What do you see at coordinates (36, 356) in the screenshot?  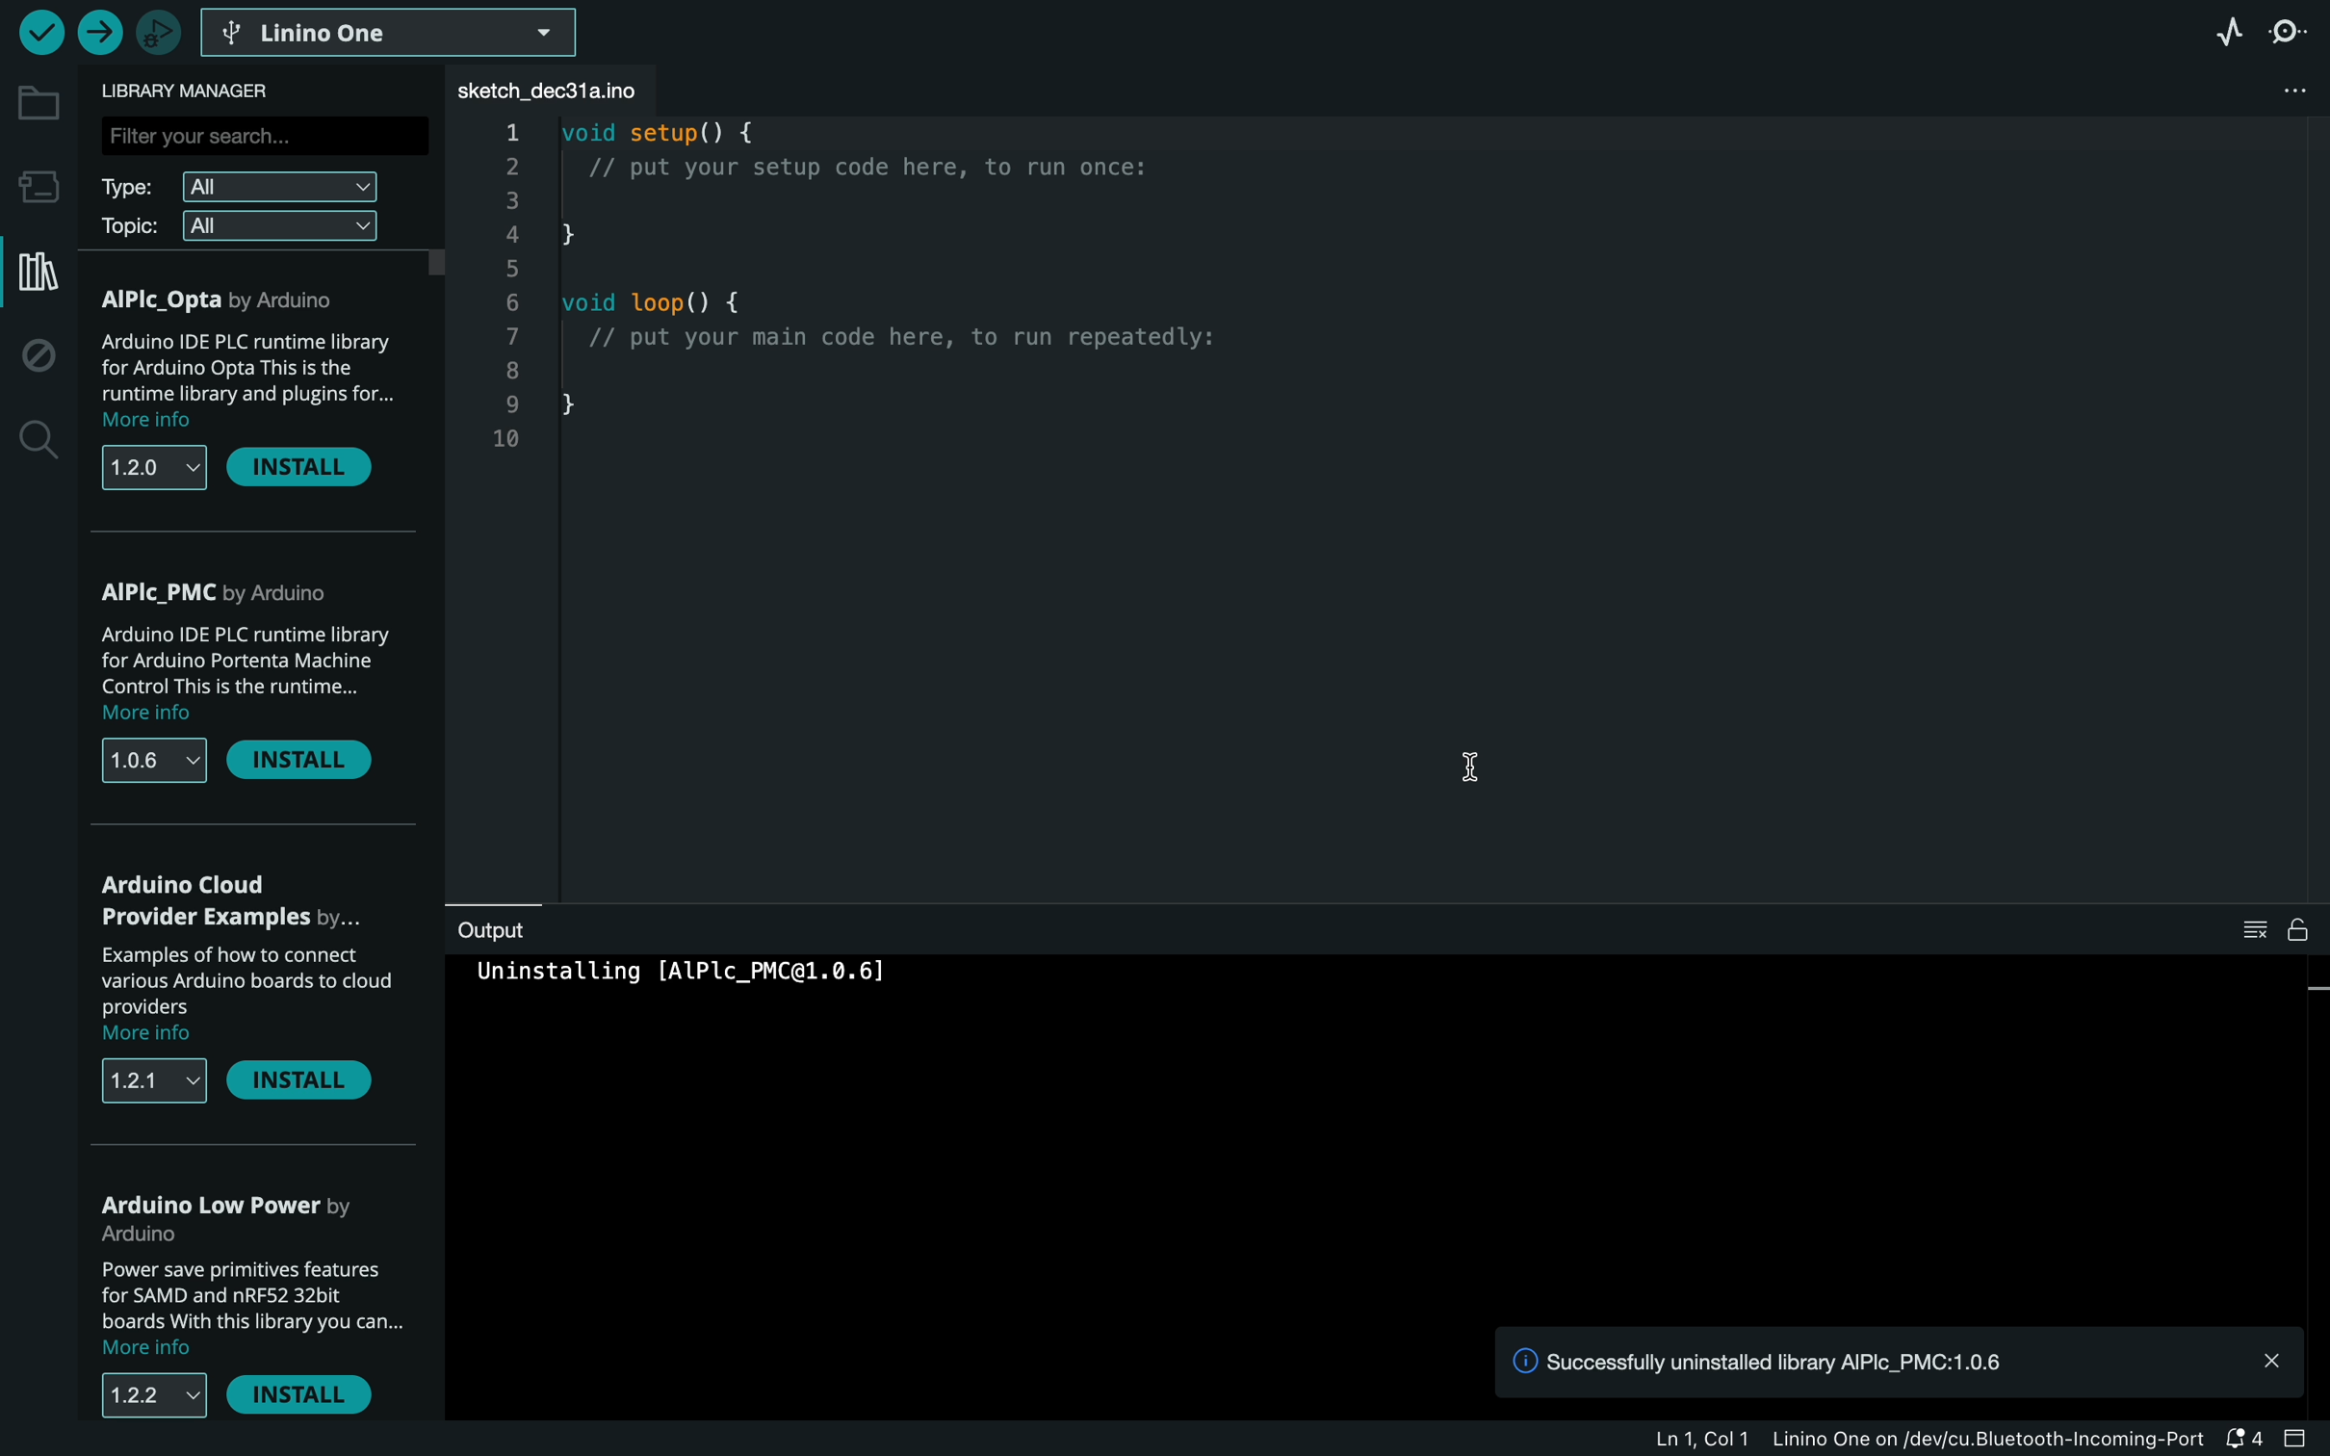 I see `debug` at bounding box center [36, 356].